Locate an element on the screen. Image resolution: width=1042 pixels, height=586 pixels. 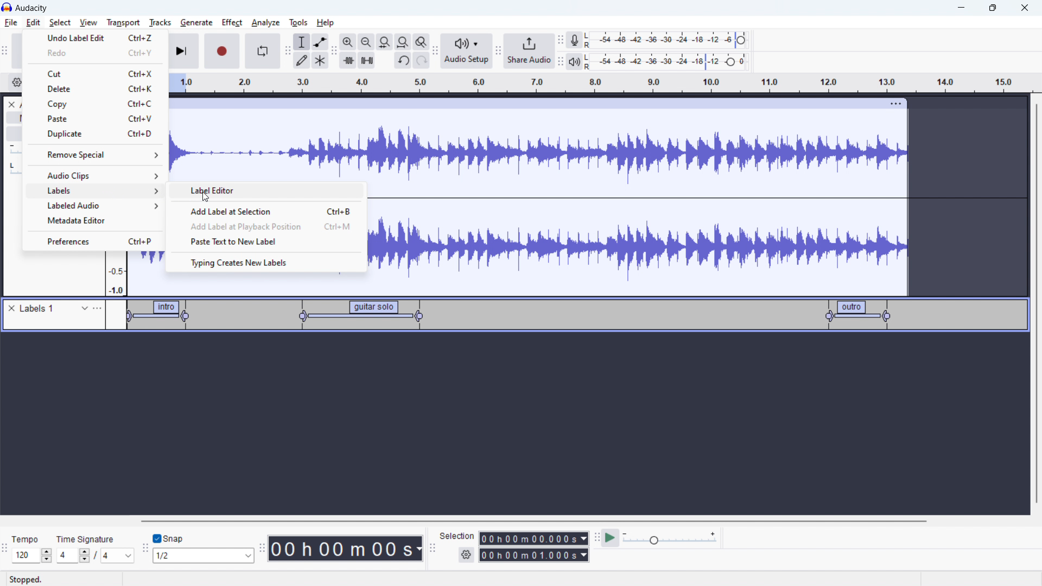
Delete Ctrl+K is located at coordinates (102, 88).